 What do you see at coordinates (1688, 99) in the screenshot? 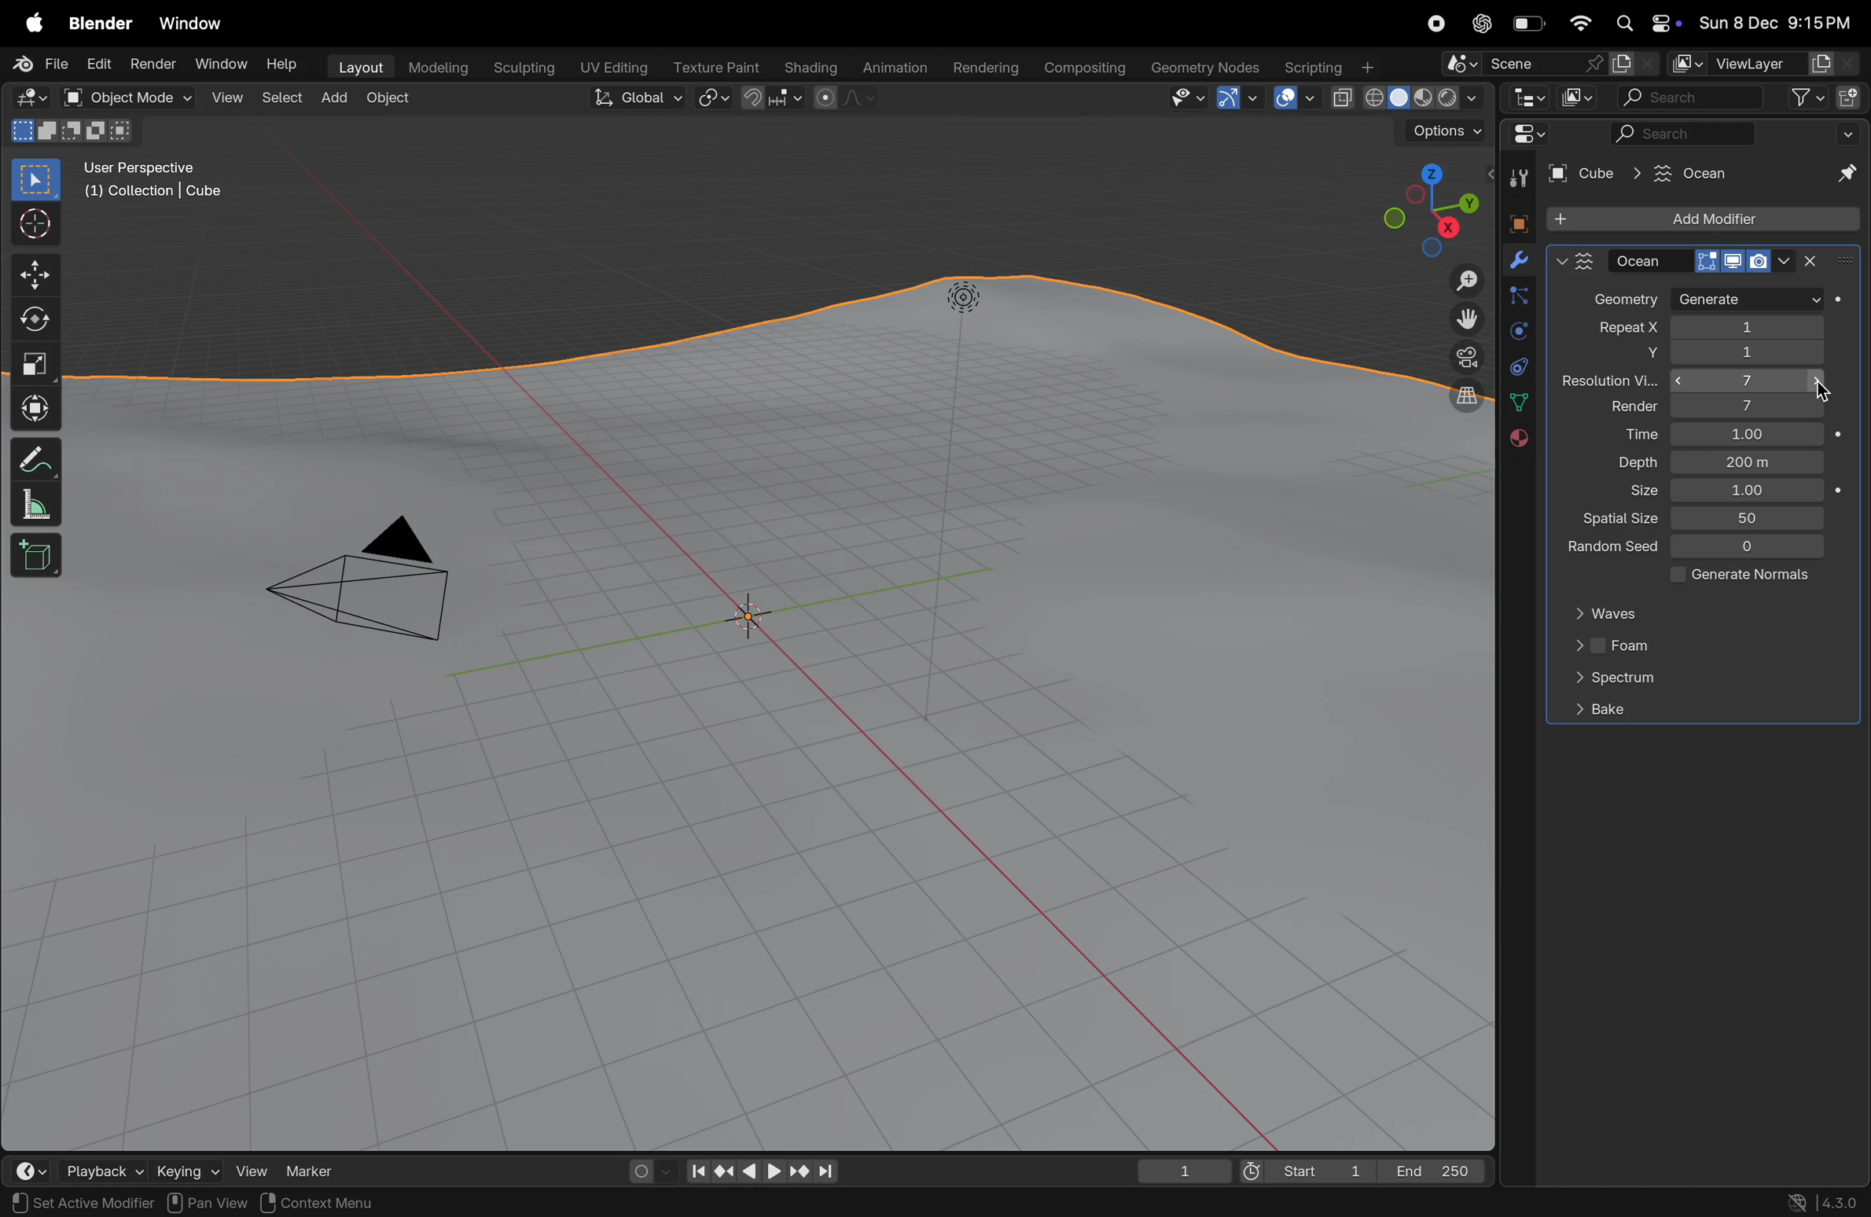
I see `search bar` at bounding box center [1688, 99].